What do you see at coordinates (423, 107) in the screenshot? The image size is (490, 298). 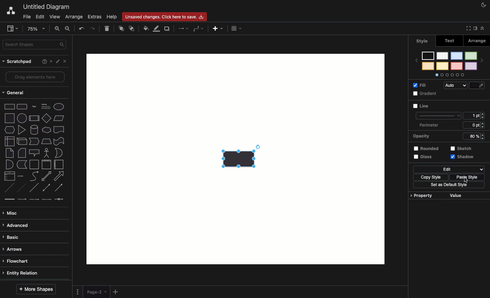 I see `Line` at bounding box center [423, 107].